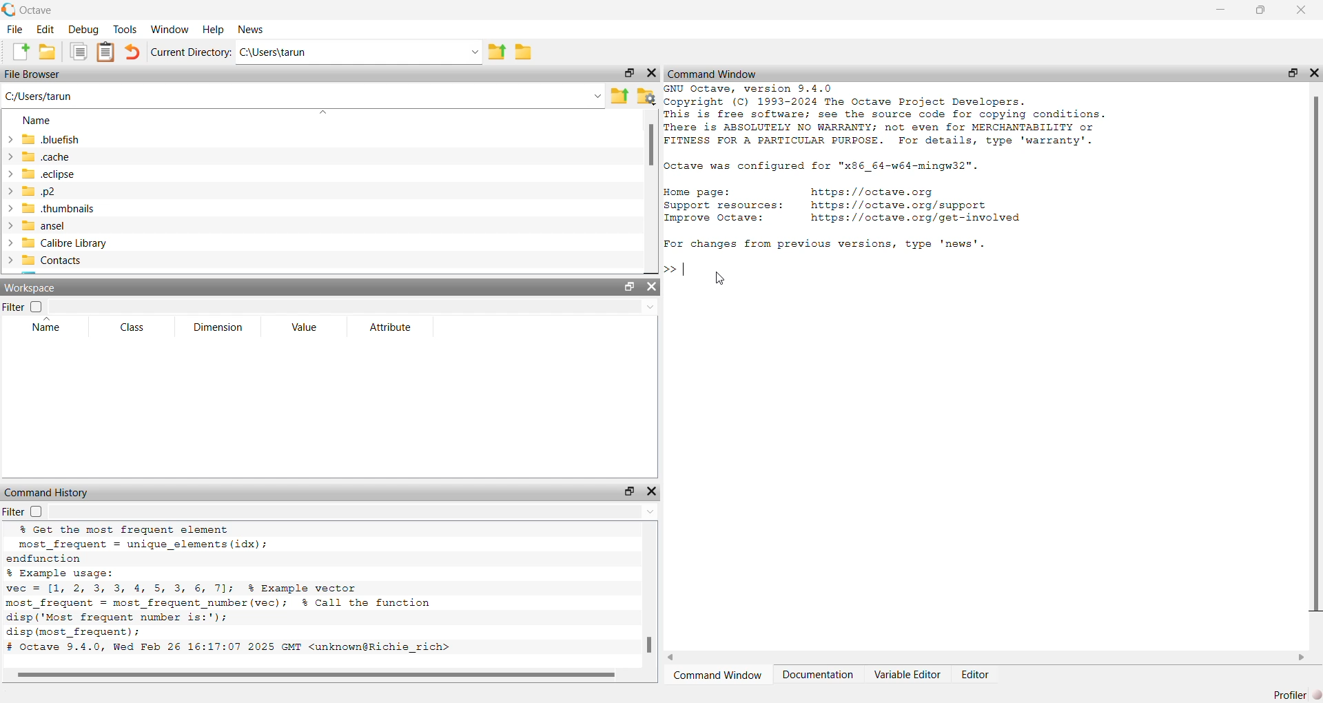 The height and width of the screenshot is (703, 1323). What do you see at coordinates (908, 675) in the screenshot?
I see `Variable Editor` at bounding box center [908, 675].